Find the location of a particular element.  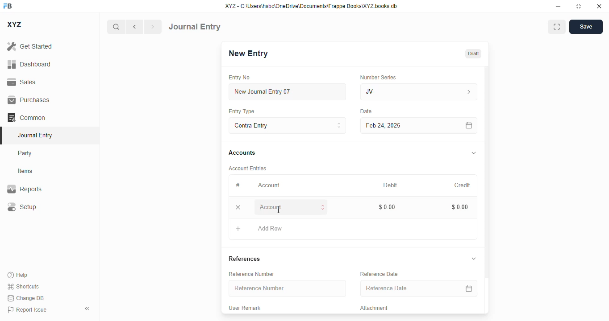

$0.00 is located at coordinates (461, 207).